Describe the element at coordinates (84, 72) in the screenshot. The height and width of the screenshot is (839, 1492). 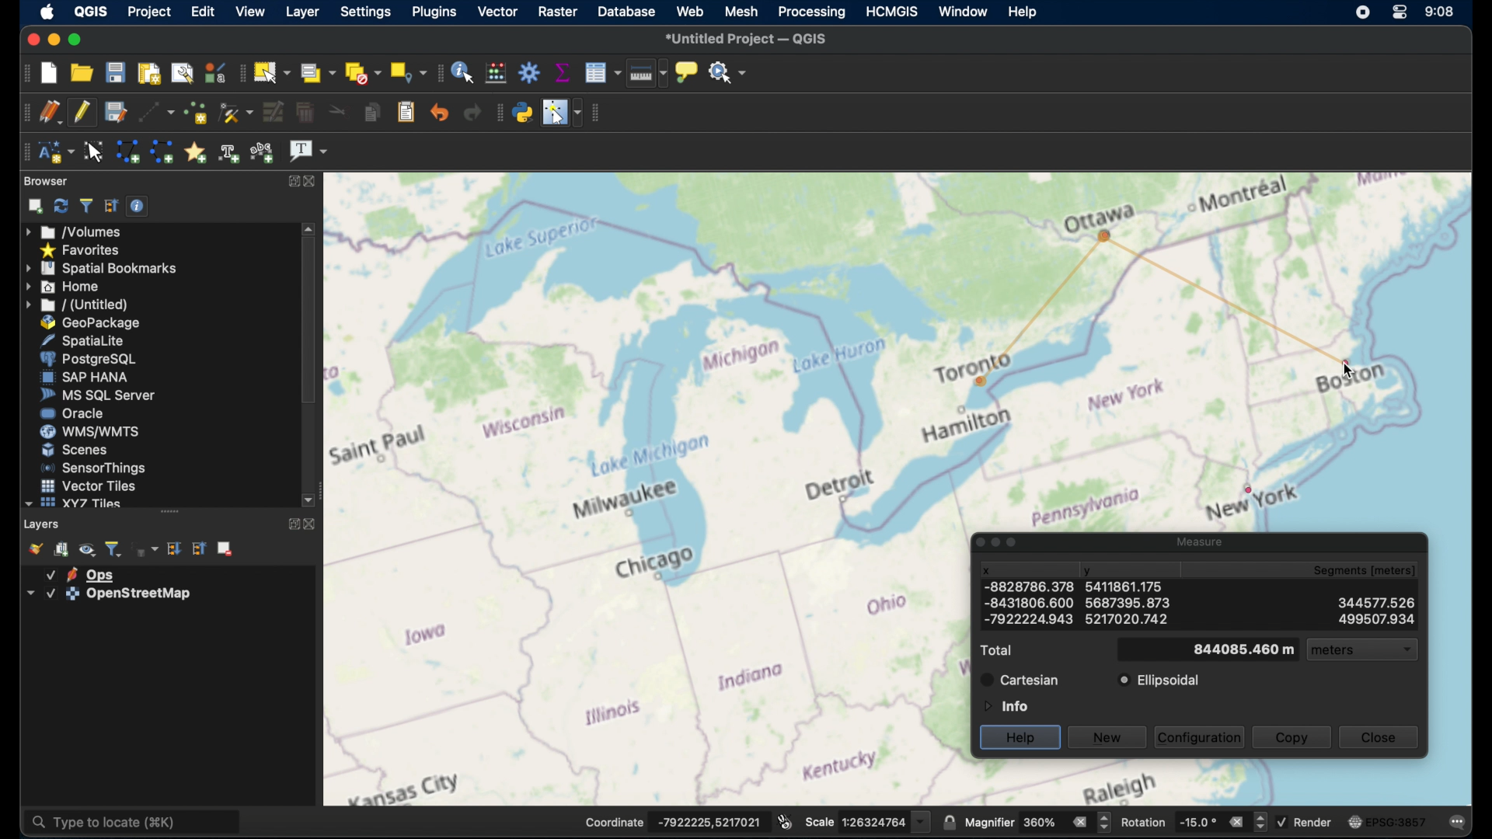
I see `open project` at that location.